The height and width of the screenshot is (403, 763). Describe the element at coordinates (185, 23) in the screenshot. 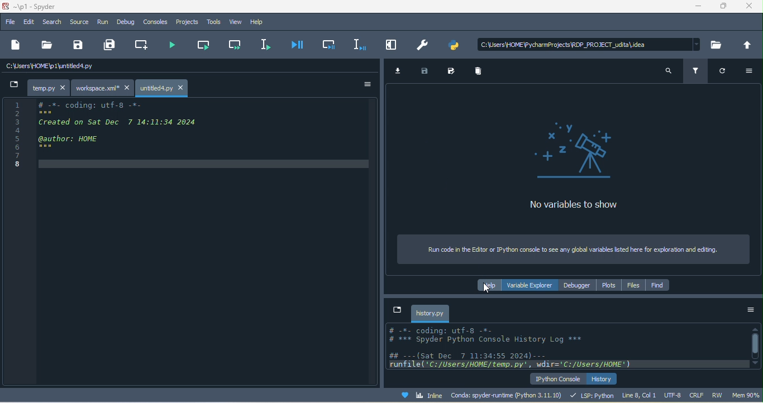

I see `projects` at that location.